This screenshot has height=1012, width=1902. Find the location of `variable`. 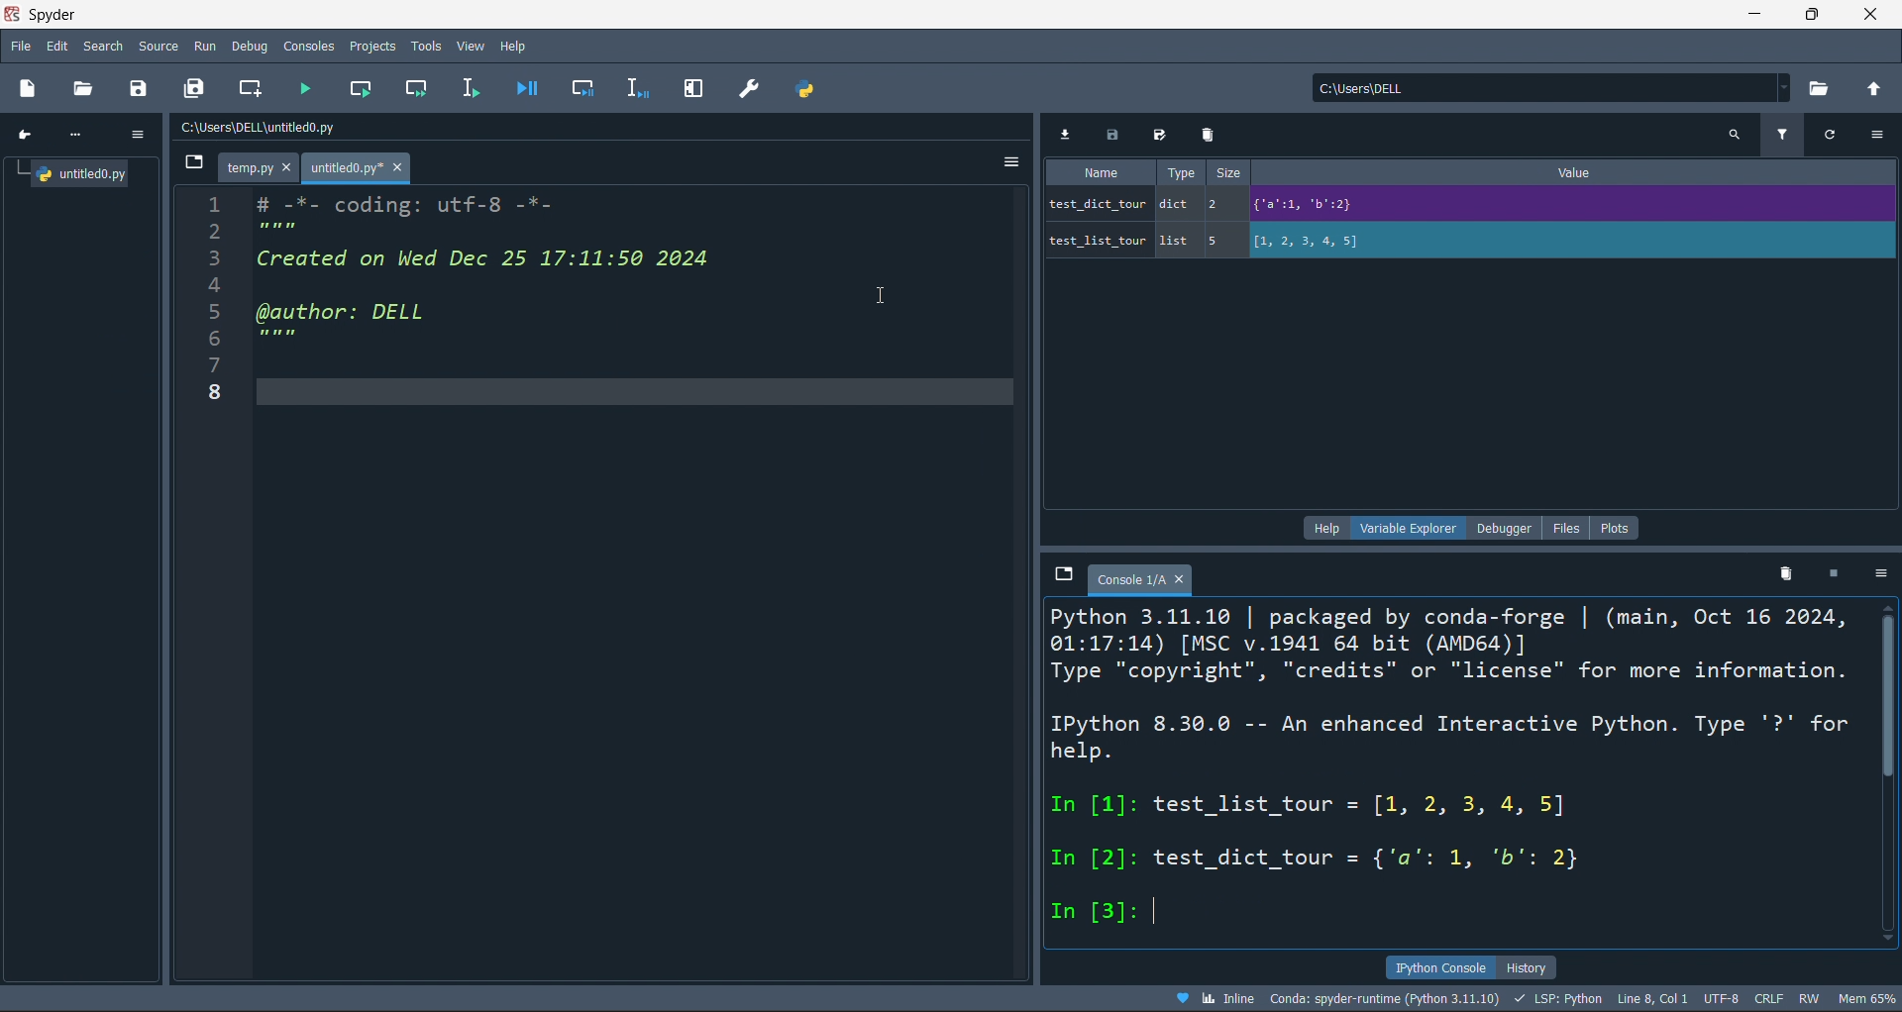

variable is located at coordinates (1098, 241).